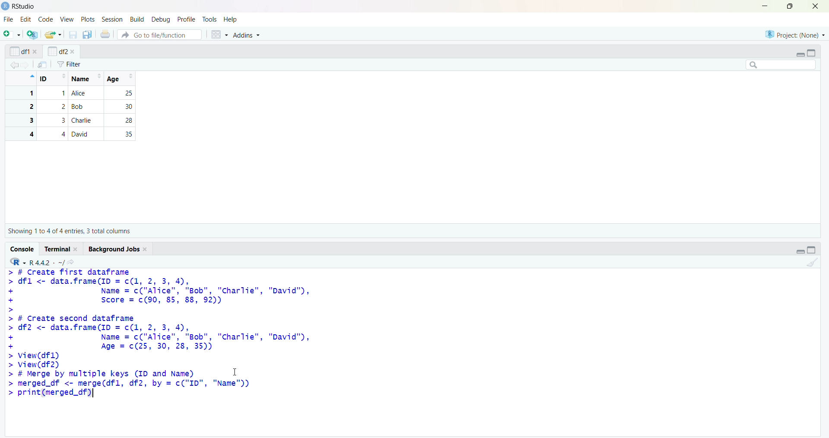 The height and width of the screenshot is (438, 829). What do you see at coordinates (58, 249) in the screenshot?
I see `Terminal` at bounding box center [58, 249].